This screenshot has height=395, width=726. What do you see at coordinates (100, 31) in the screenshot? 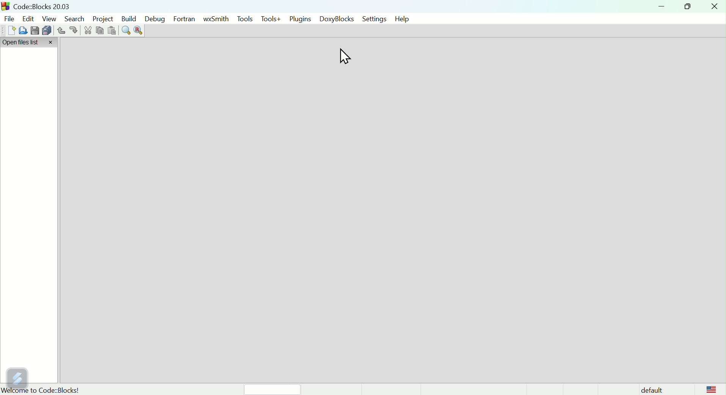
I see `Copy` at bounding box center [100, 31].